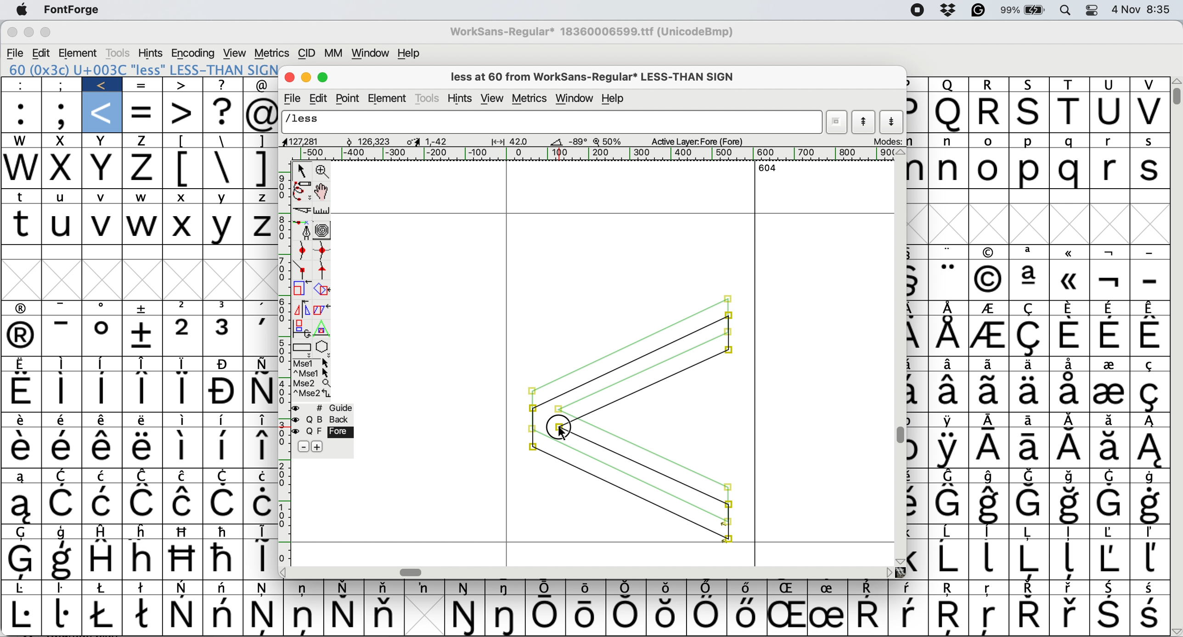 This screenshot has height=637, width=1183. Describe the element at coordinates (746, 615) in the screenshot. I see `Symbol` at that location.